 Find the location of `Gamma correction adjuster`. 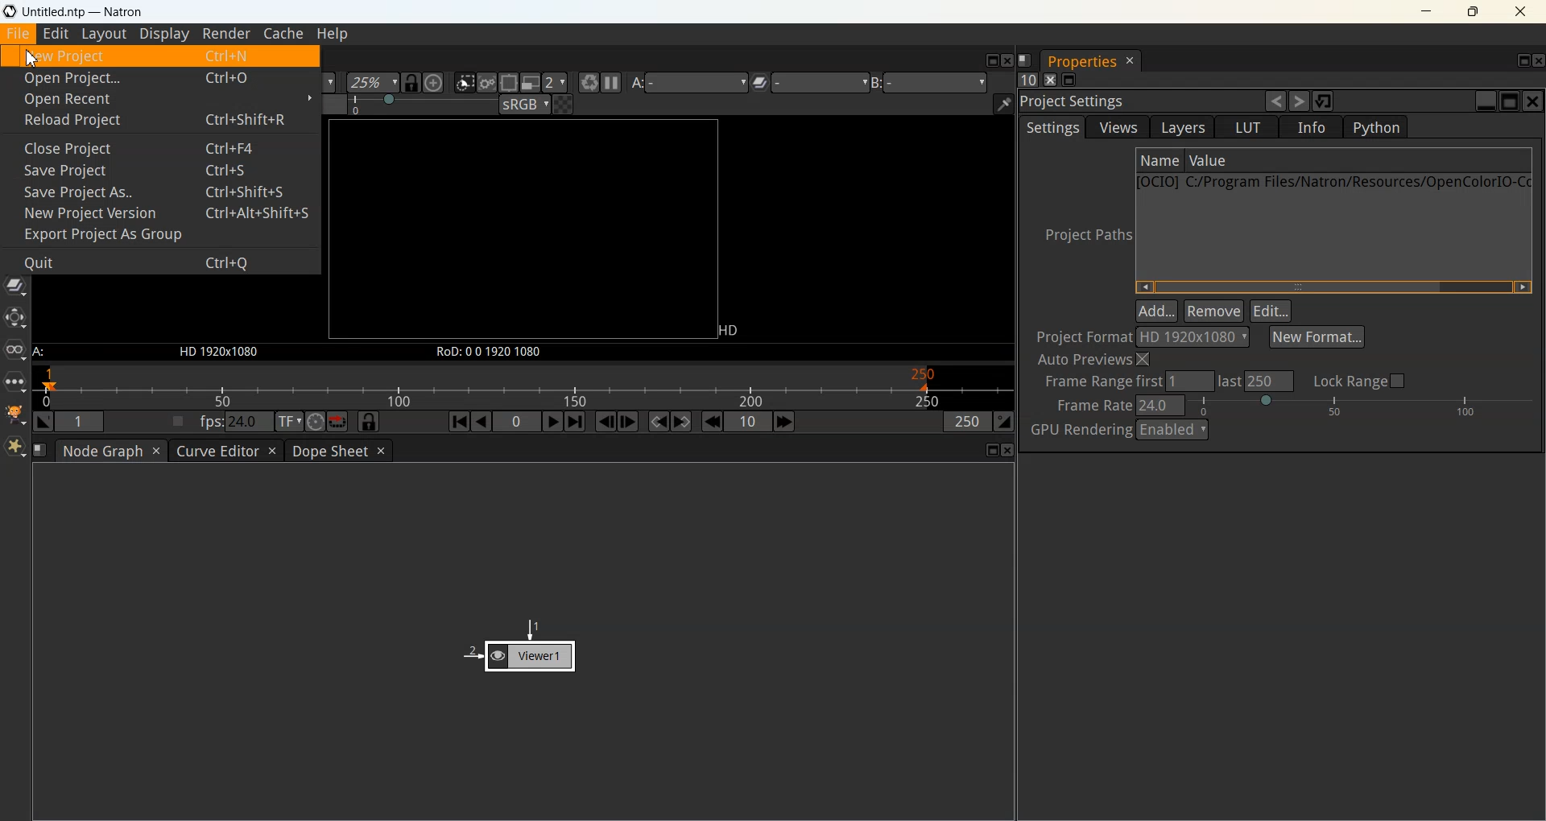

Gamma correction adjuster is located at coordinates (424, 104).